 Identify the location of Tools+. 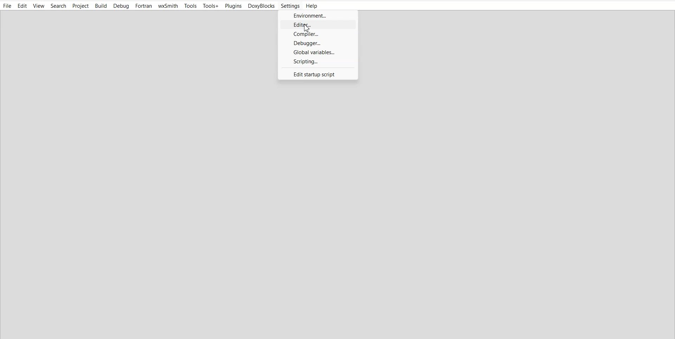
(211, 5).